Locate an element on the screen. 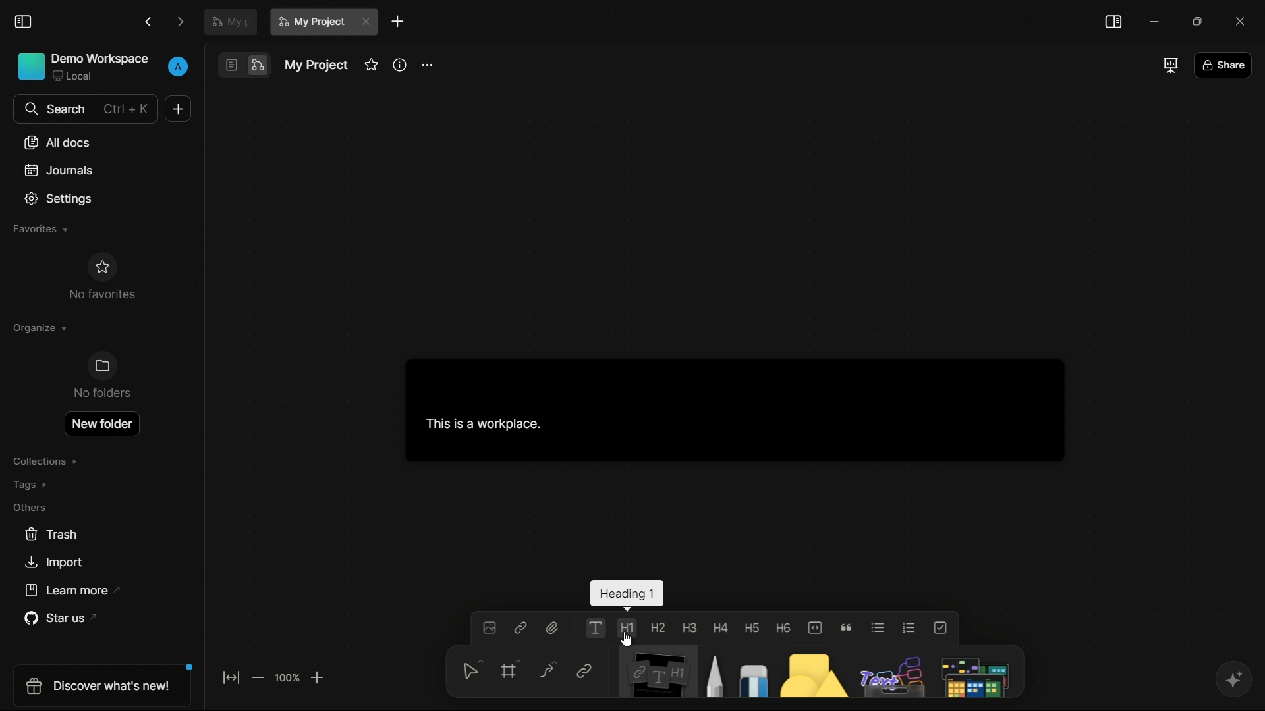  no favorites is located at coordinates (101, 277).